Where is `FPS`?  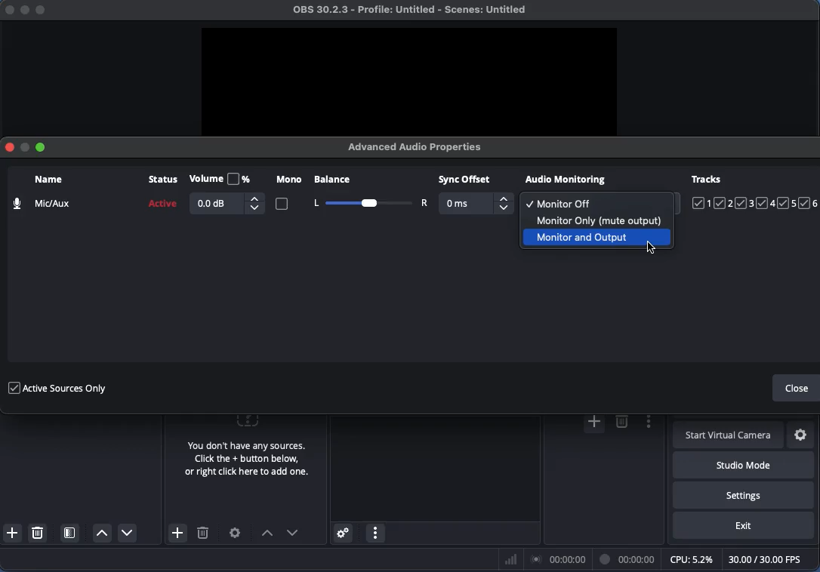
FPS is located at coordinates (772, 559).